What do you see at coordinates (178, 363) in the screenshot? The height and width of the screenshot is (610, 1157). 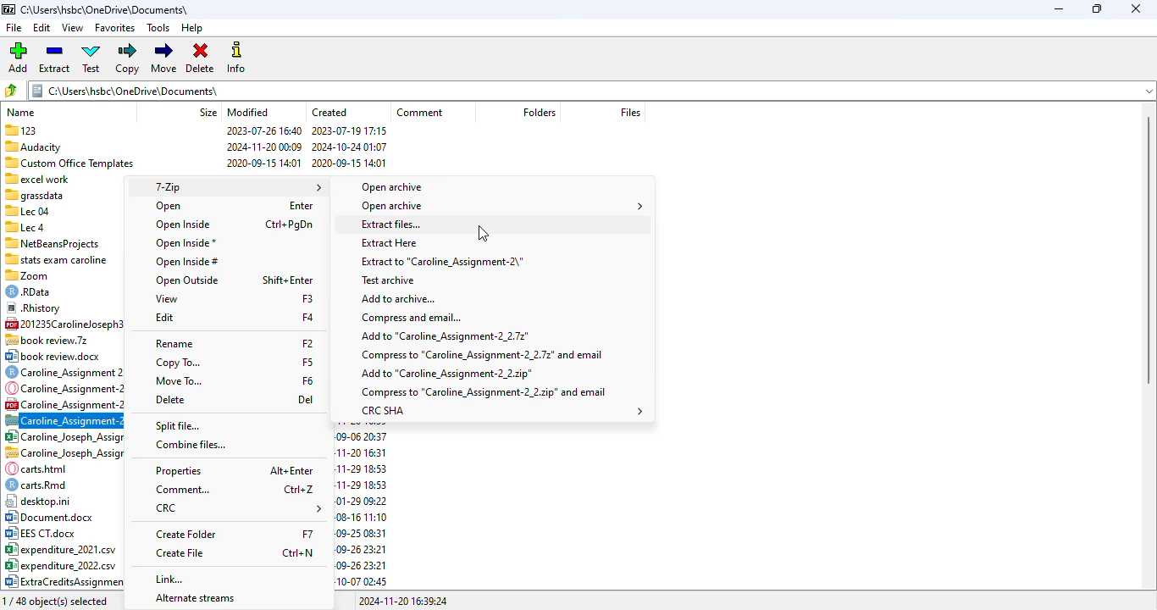 I see `copy to` at bounding box center [178, 363].